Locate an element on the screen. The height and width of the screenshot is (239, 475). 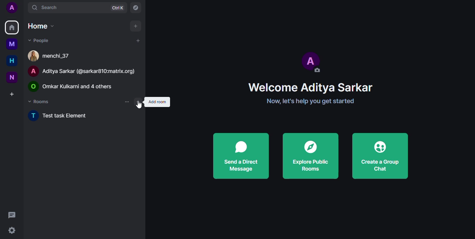
profile is located at coordinates (11, 7).